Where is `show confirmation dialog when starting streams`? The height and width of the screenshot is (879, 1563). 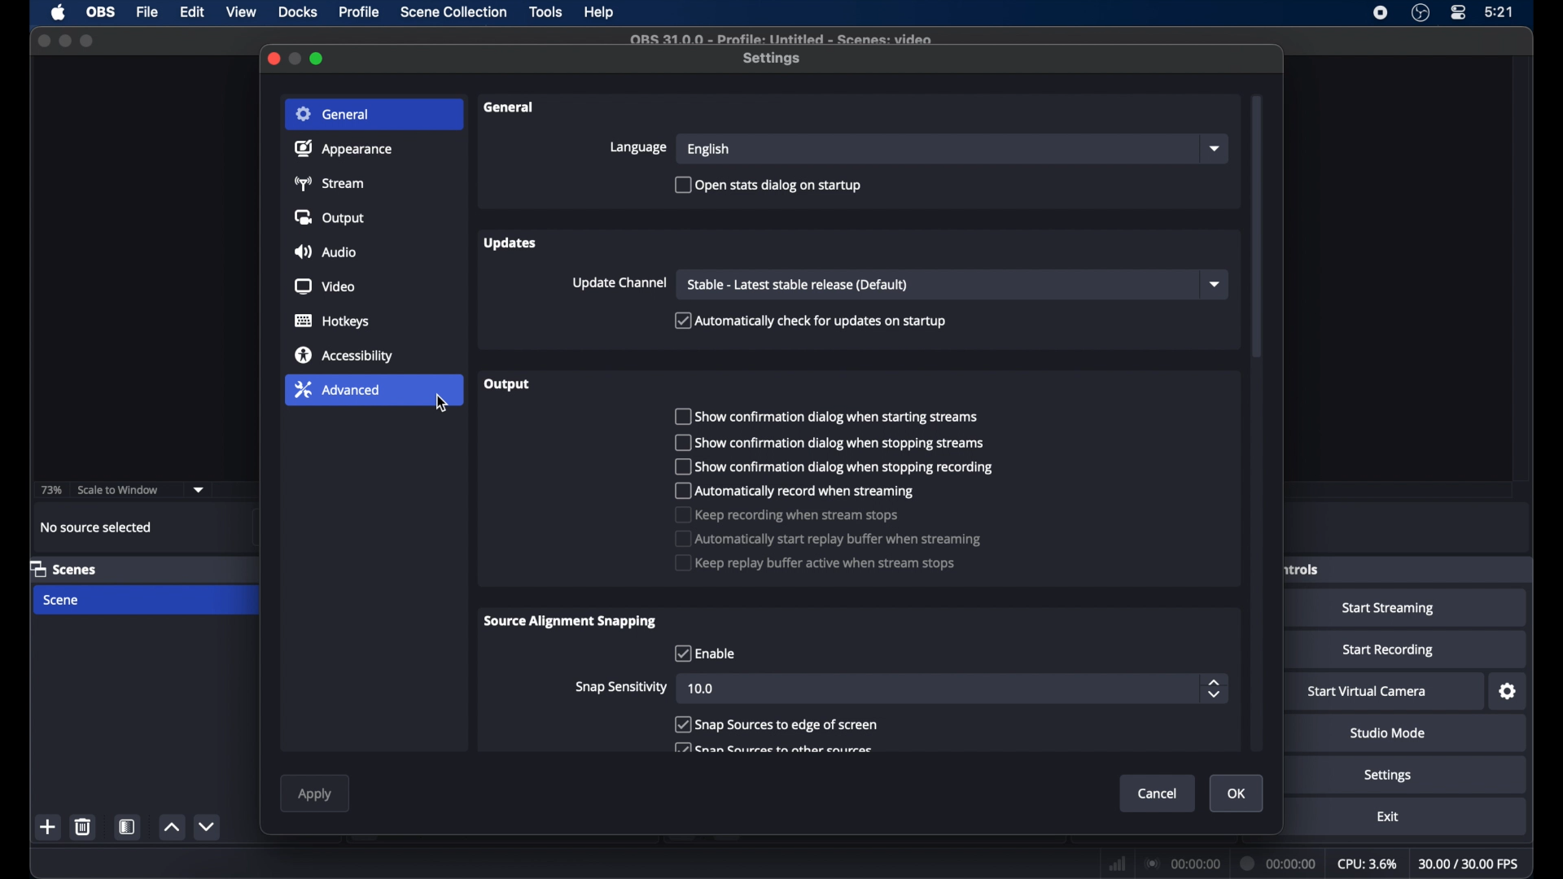
show confirmation dialog when starting streams is located at coordinates (825, 417).